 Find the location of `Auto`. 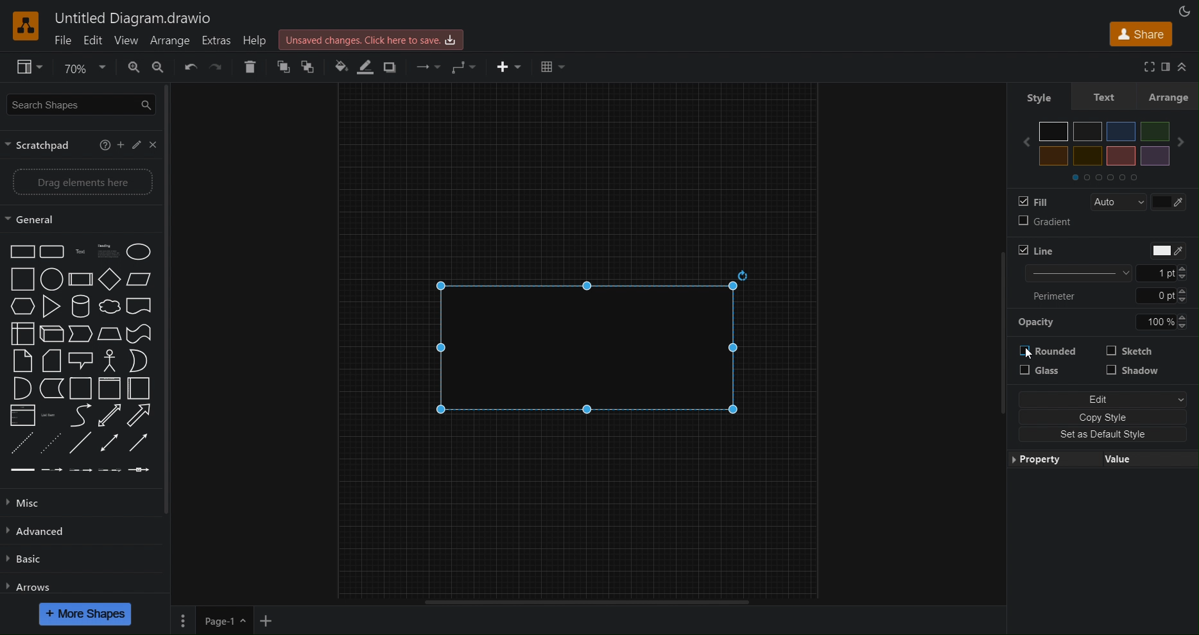

Auto is located at coordinates (1114, 202).